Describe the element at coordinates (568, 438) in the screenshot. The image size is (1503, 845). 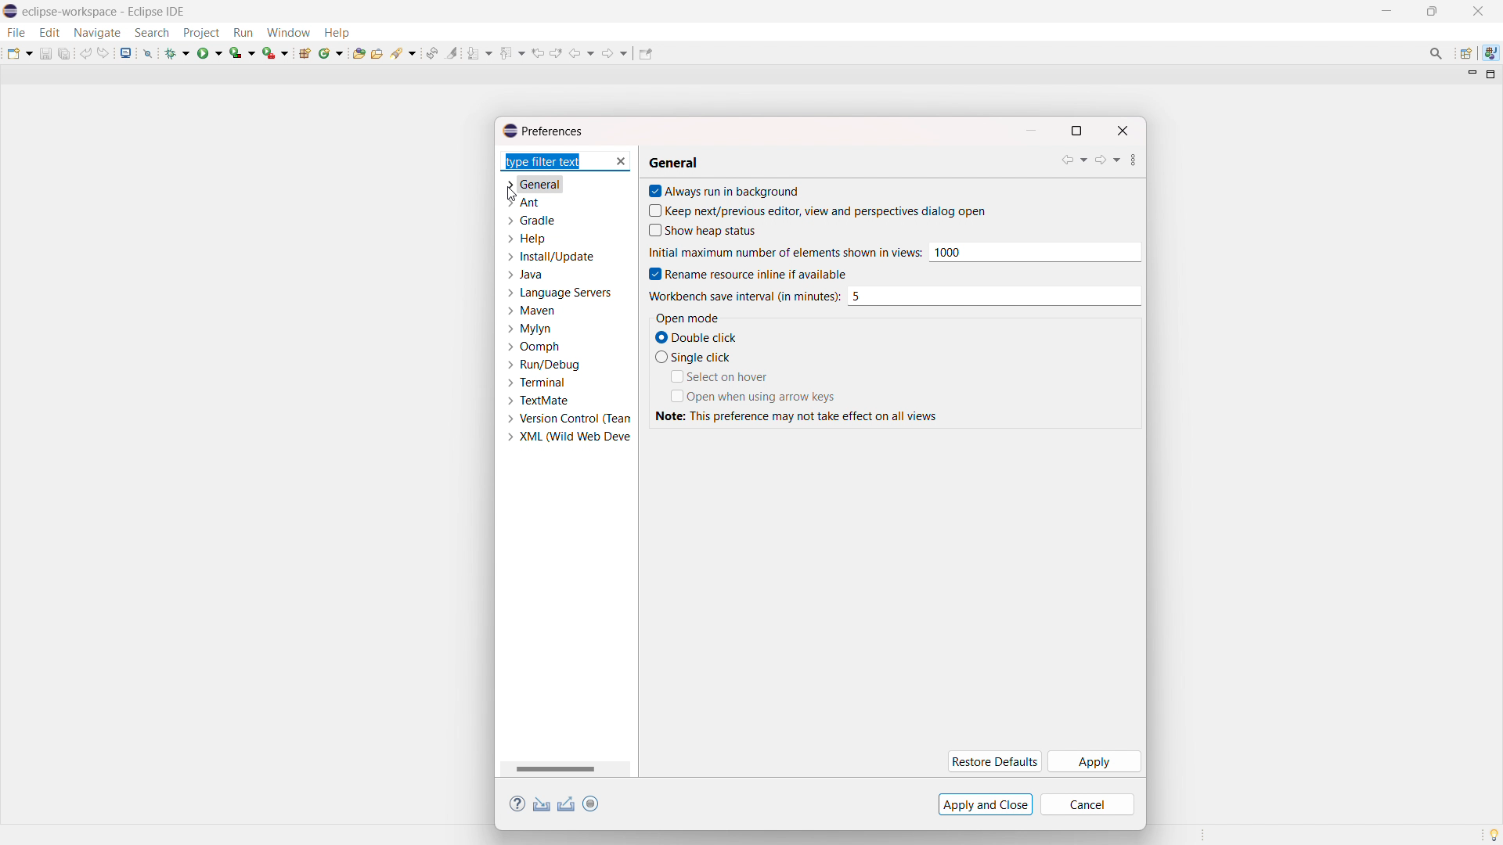
I see `XML` at that location.